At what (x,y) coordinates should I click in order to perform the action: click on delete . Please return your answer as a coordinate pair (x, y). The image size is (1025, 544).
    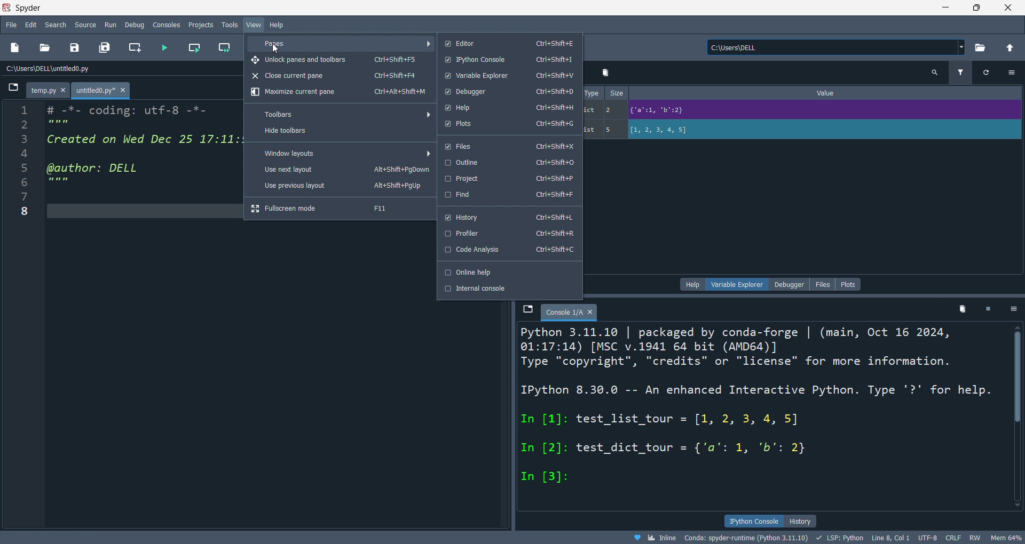
    Looking at the image, I should click on (963, 311).